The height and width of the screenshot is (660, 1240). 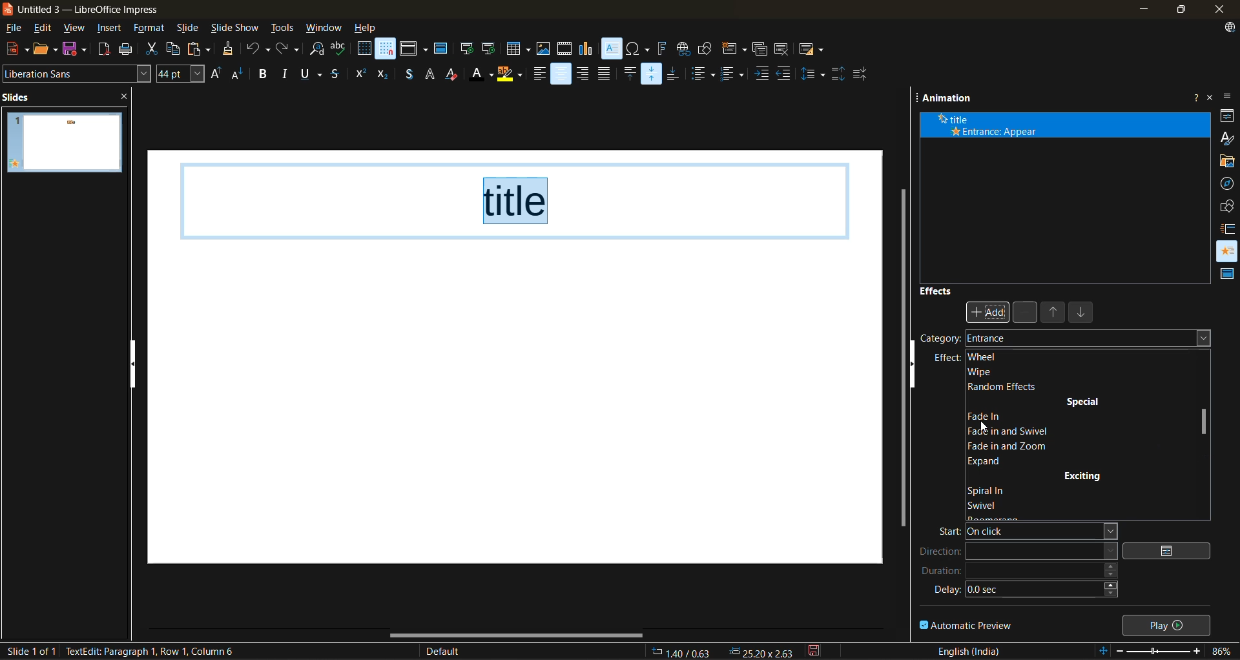 I want to click on random effects, so click(x=1002, y=387).